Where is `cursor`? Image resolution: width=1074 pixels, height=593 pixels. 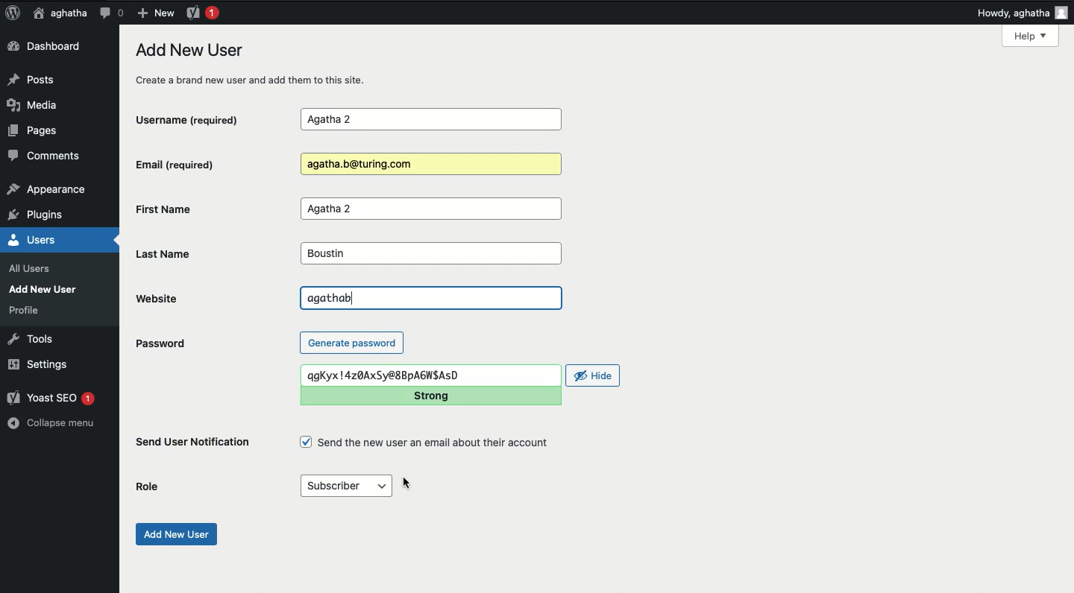 cursor is located at coordinates (409, 481).